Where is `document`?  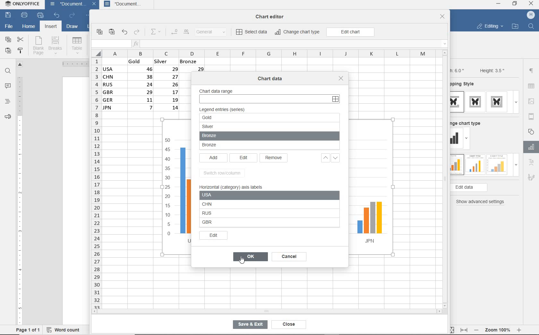
document is located at coordinates (128, 4).